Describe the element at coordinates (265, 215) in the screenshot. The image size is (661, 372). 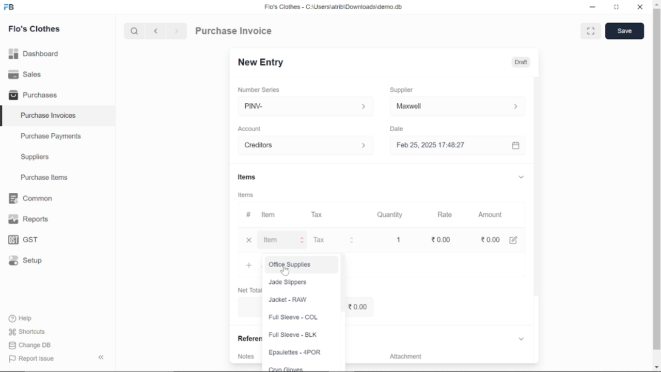
I see `Item` at that location.